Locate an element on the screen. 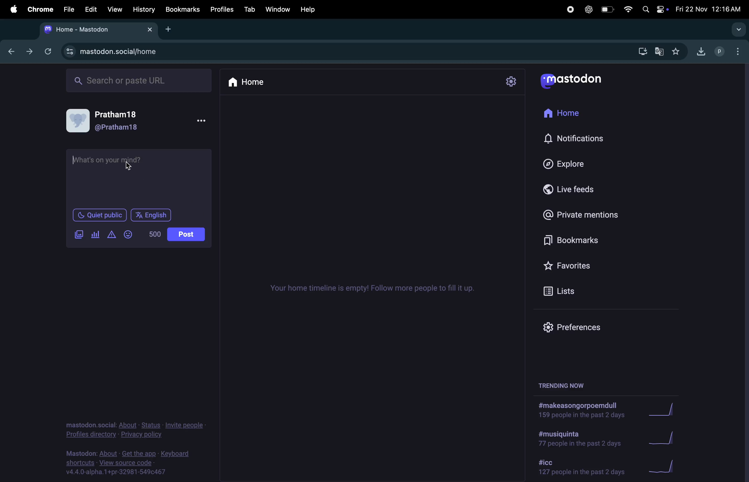  prefrence is located at coordinates (577, 327).